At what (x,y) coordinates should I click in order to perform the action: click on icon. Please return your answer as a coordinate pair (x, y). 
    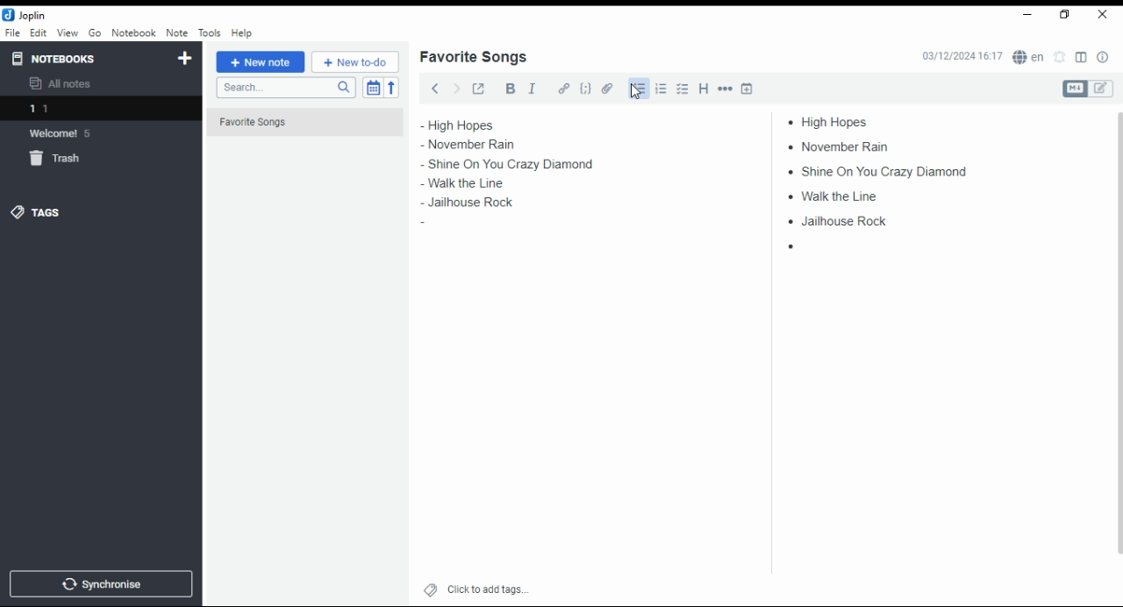
    Looking at the image, I should click on (26, 15).